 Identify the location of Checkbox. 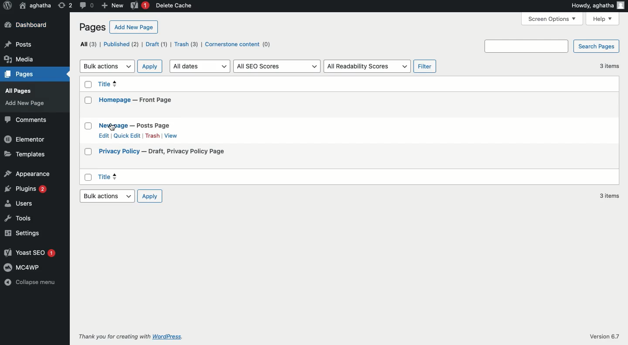
(87, 101).